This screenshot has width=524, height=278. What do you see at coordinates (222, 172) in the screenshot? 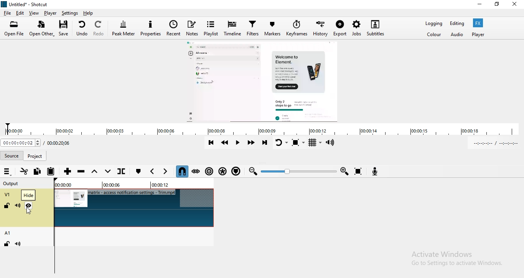
I see `Ripple all tracks` at bounding box center [222, 172].